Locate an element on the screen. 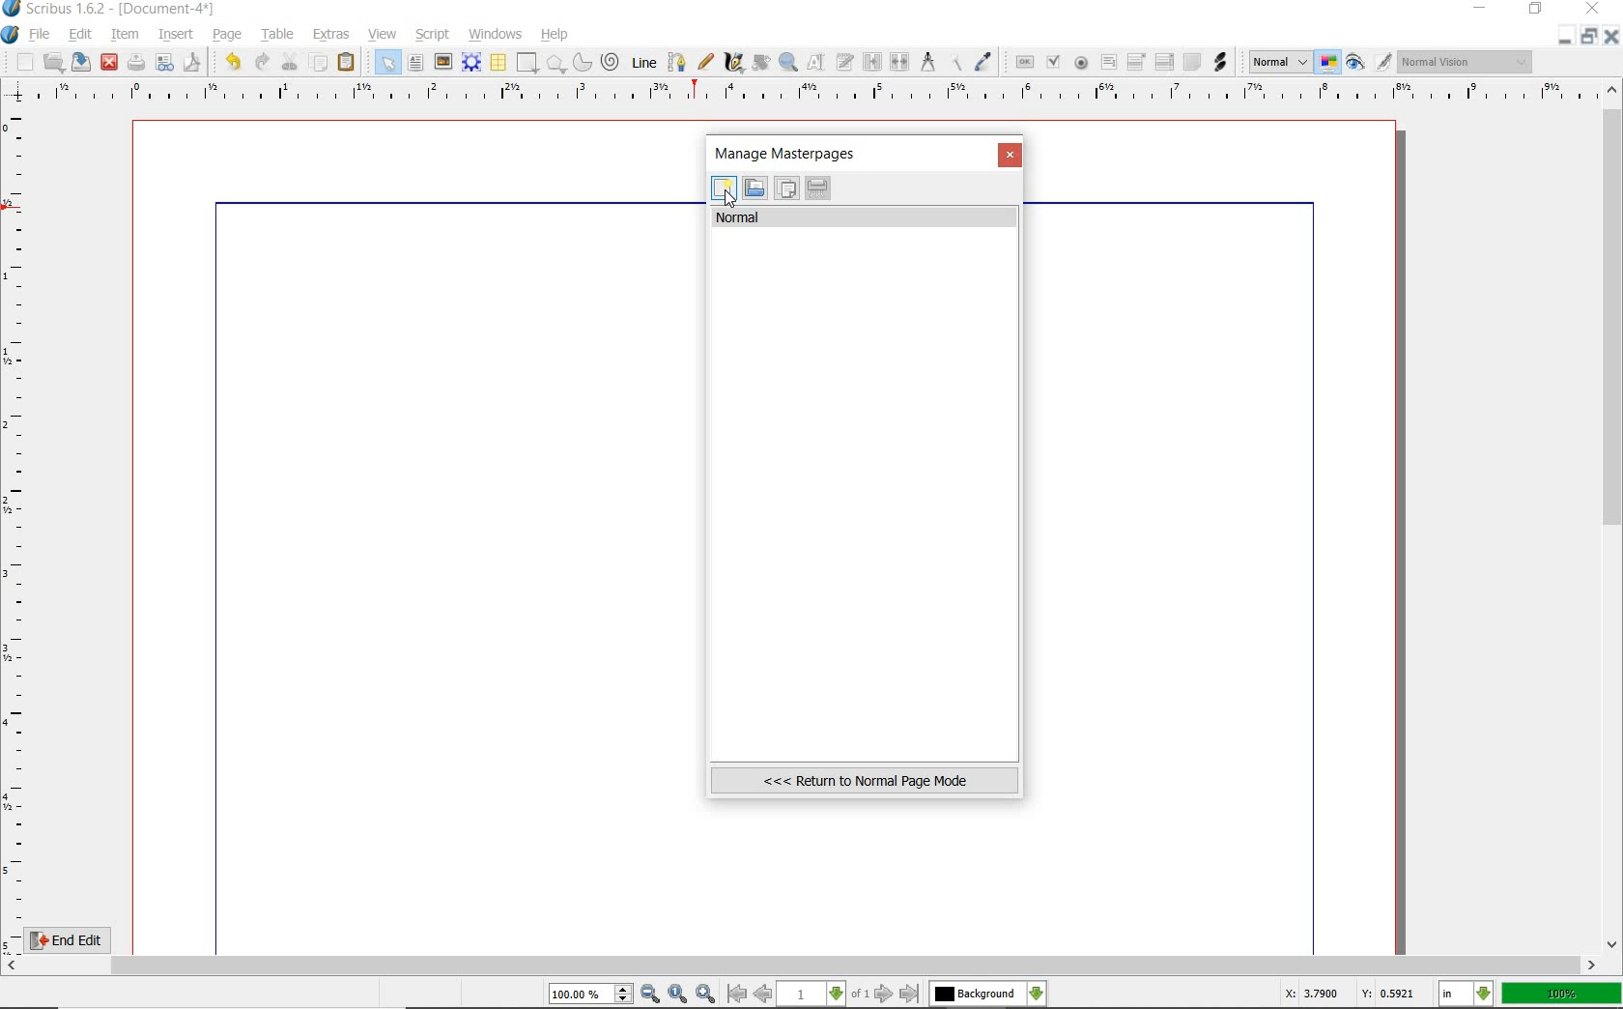  pdf text field is located at coordinates (1108, 63).